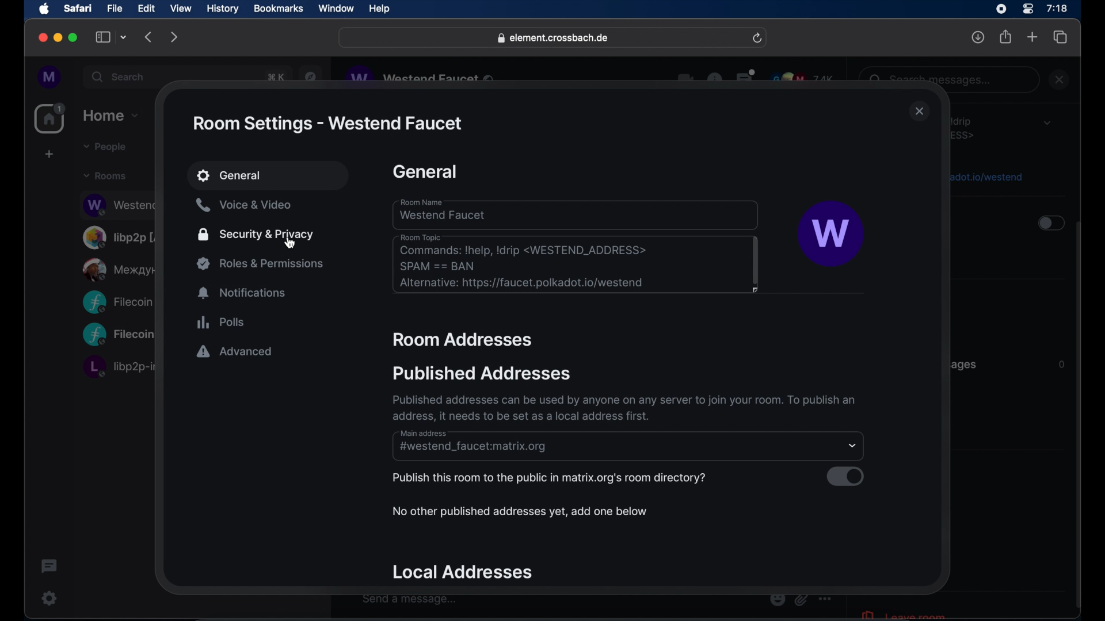 This screenshot has height=621, width=1105. What do you see at coordinates (243, 293) in the screenshot?
I see `notifications` at bounding box center [243, 293].